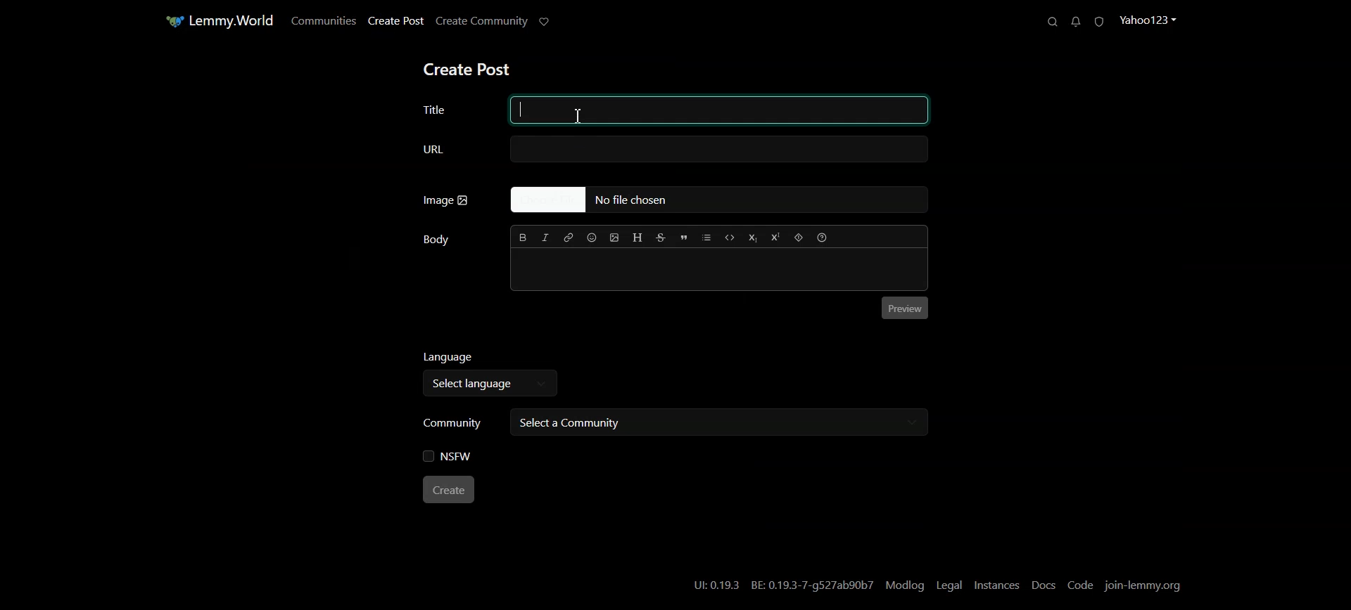  Describe the element at coordinates (906, 585) in the screenshot. I see `Modlog` at that location.